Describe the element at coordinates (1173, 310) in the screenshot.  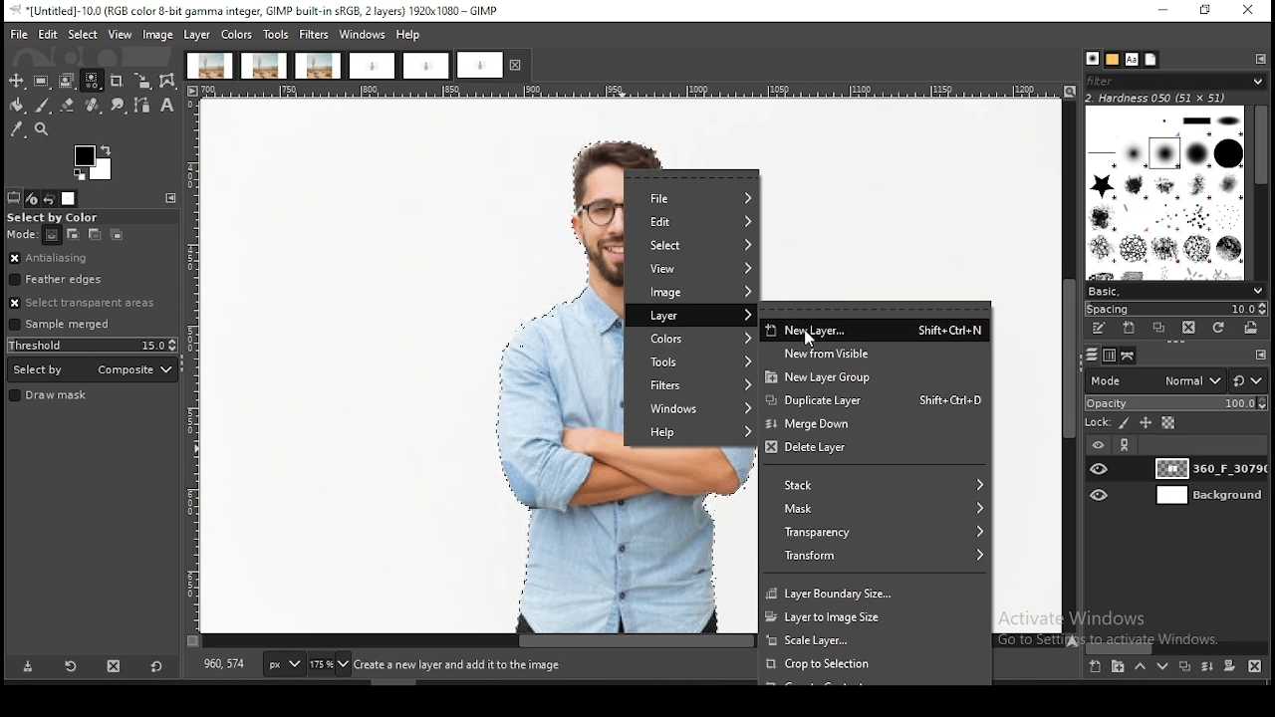
I see `spacing` at that location.